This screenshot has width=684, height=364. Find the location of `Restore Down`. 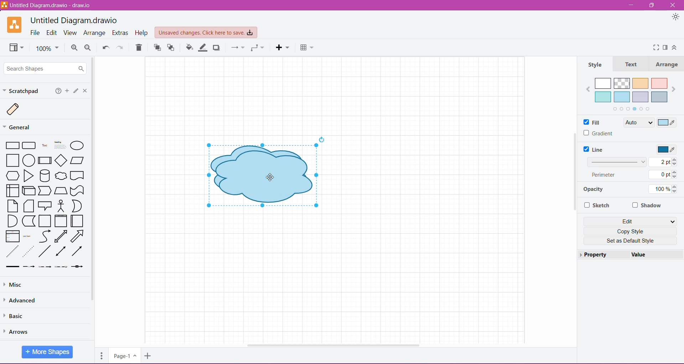

Restore Down is located at coordinates (653, 5).